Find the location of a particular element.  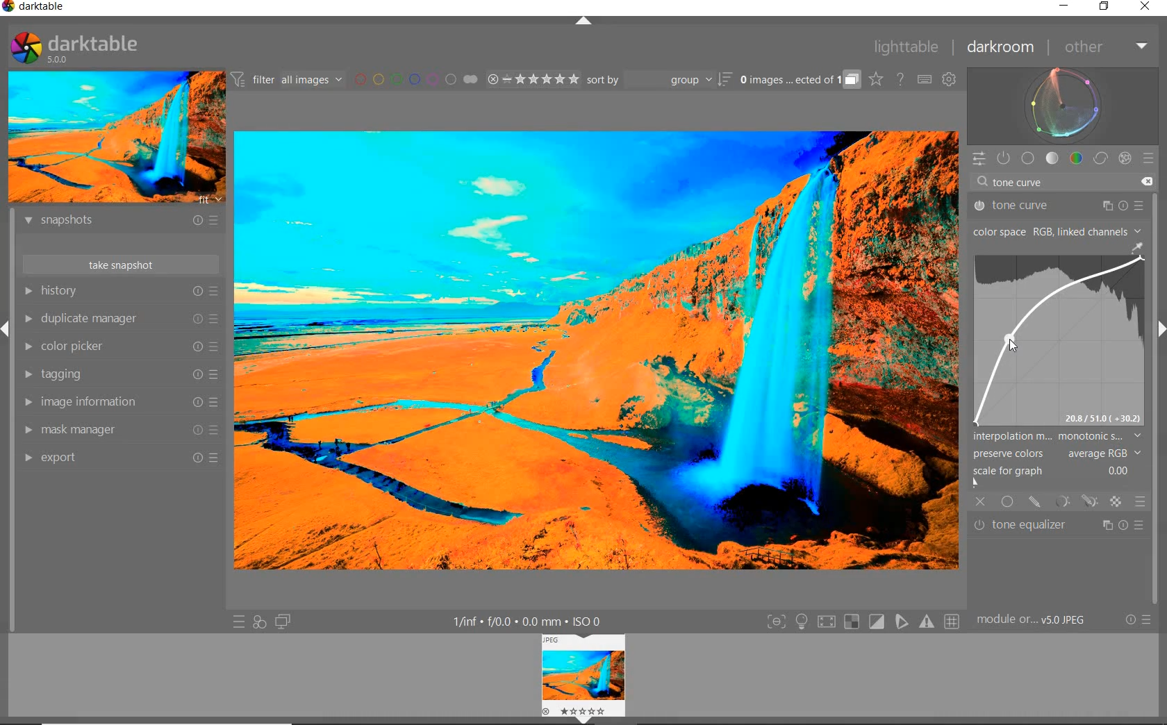

TOGGLE MODES is located at coordinates (862, 622).